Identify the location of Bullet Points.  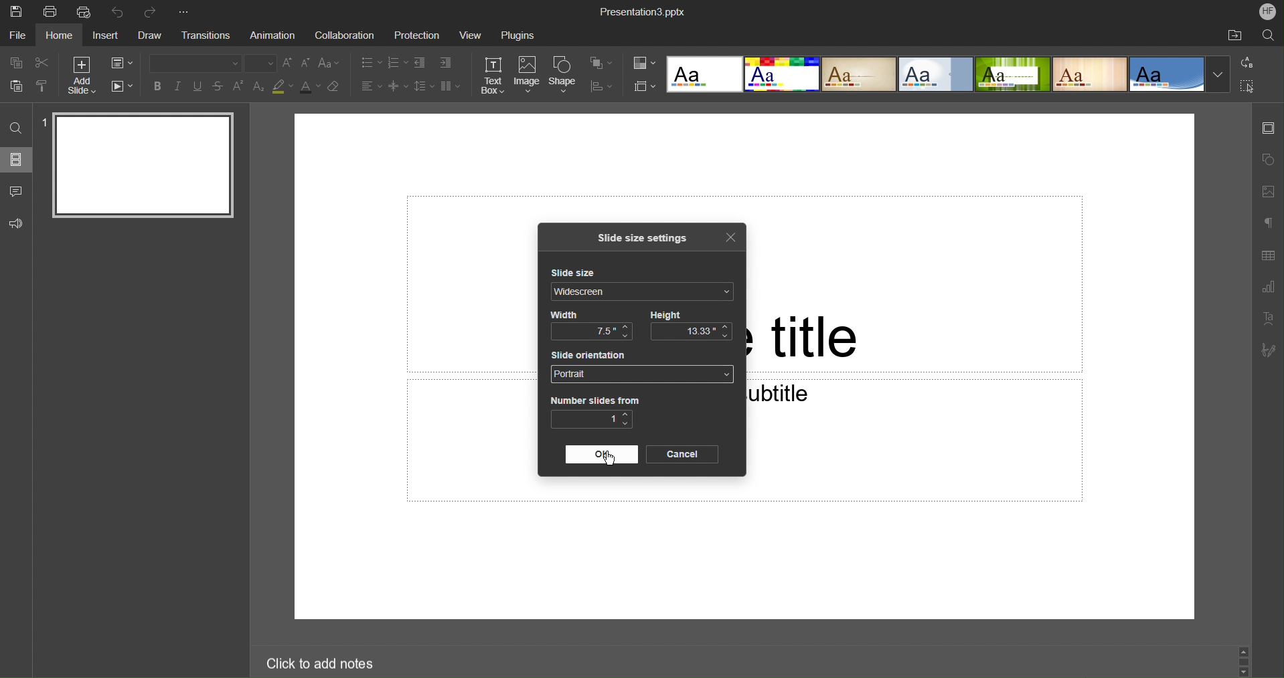
(370, 62).